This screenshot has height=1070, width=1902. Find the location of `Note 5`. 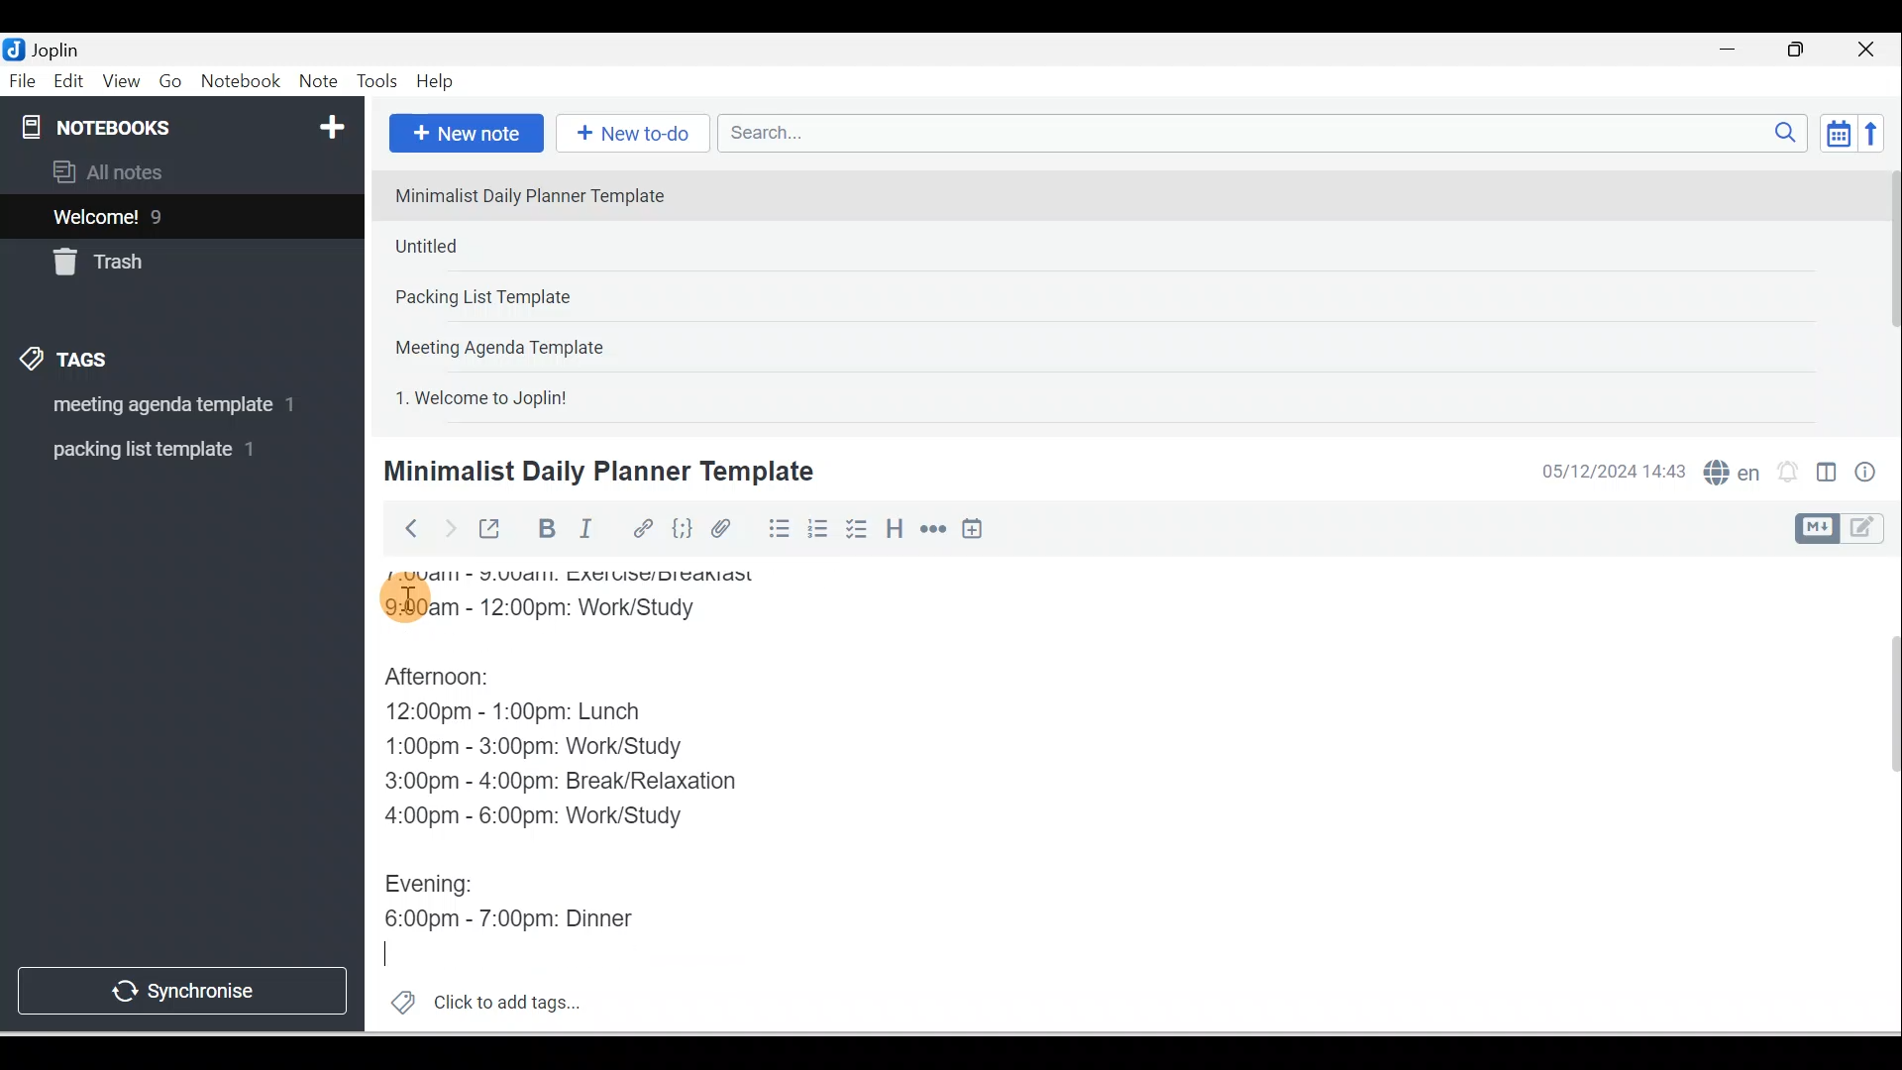

Note 5 is located at coordinates (554, 395).